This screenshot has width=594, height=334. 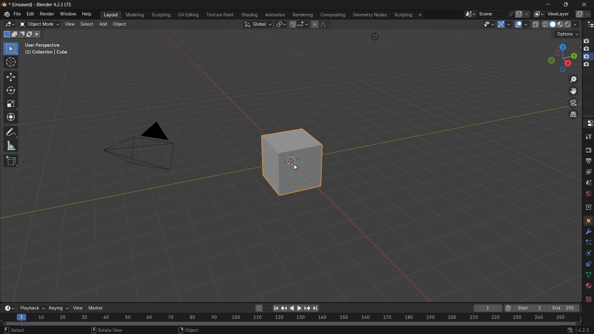 I want to click on wireframe display, so click(x=545, y=24).